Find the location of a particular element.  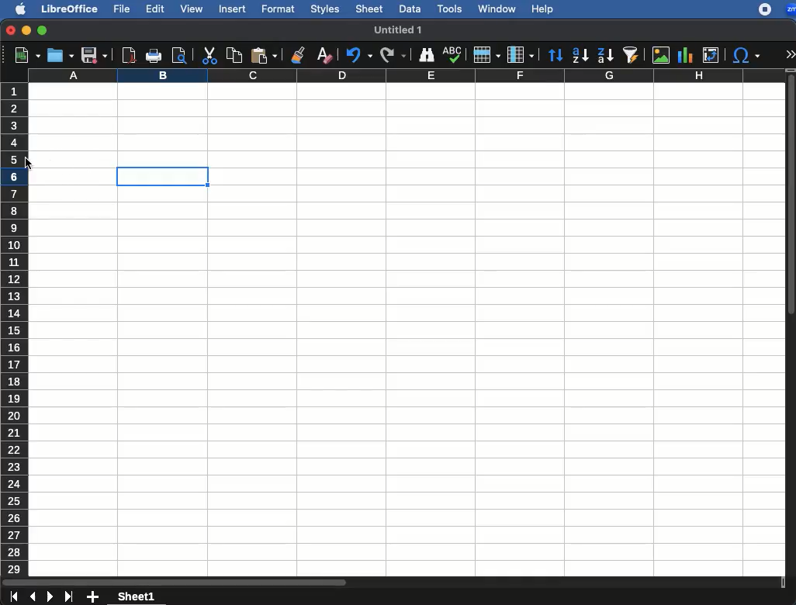

minimize is located at coordinates (26, 30).